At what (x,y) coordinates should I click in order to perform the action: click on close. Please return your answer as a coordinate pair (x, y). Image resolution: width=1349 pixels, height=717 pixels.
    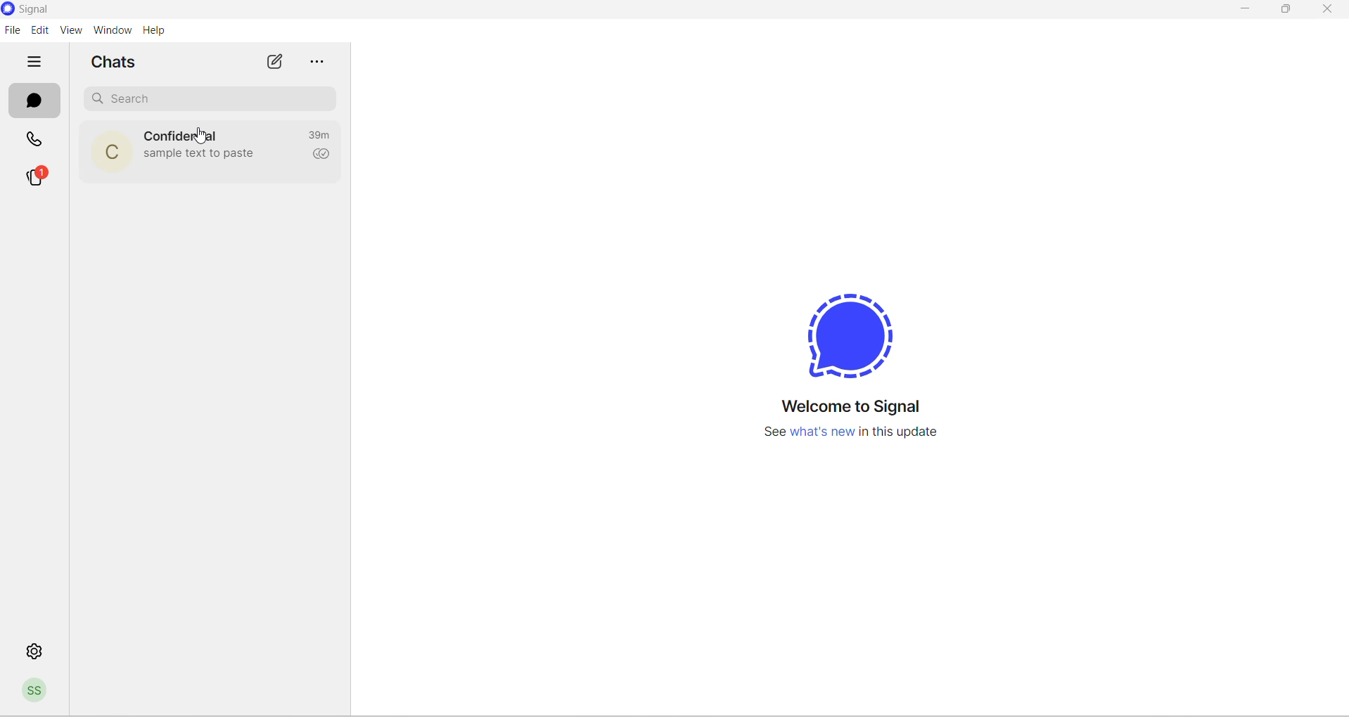
    Looking at the image, I should click on (1326, 11).